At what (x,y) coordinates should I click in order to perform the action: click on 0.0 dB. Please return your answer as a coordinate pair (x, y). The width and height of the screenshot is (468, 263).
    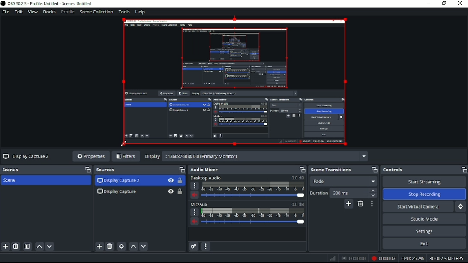
    Looking at the image, I should click on (297, 204).